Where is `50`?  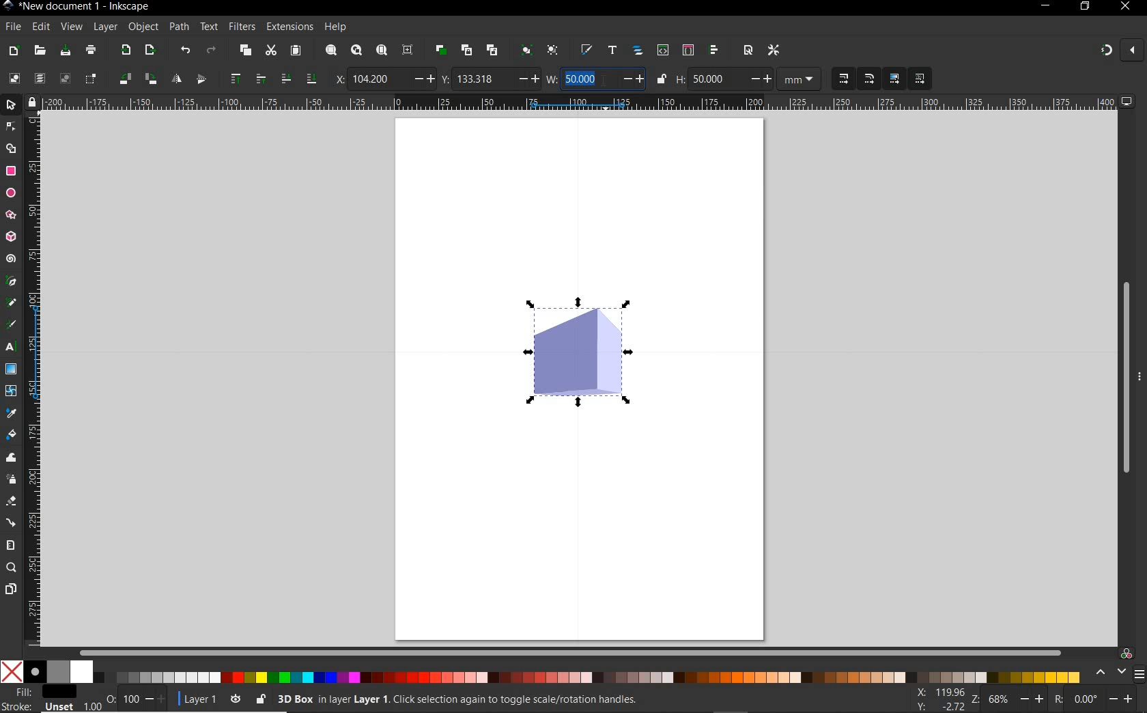
50 is located at coordinates (716, 79).